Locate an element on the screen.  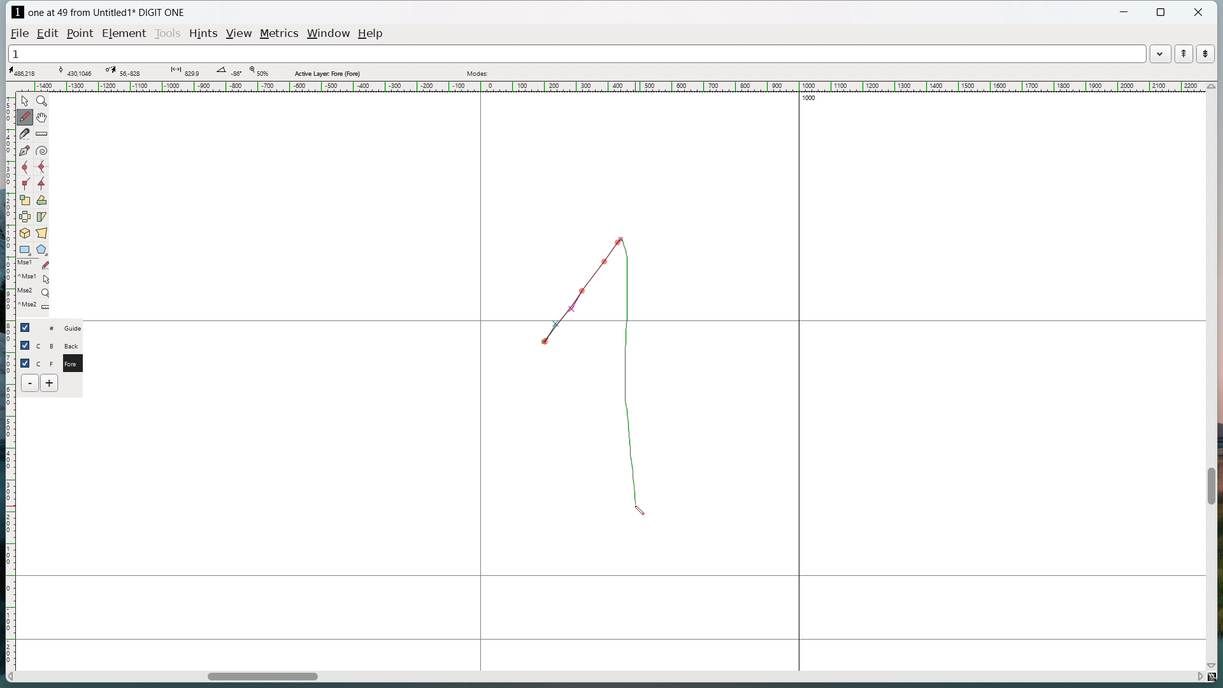
minimize is located at coordinates (1126, 13).